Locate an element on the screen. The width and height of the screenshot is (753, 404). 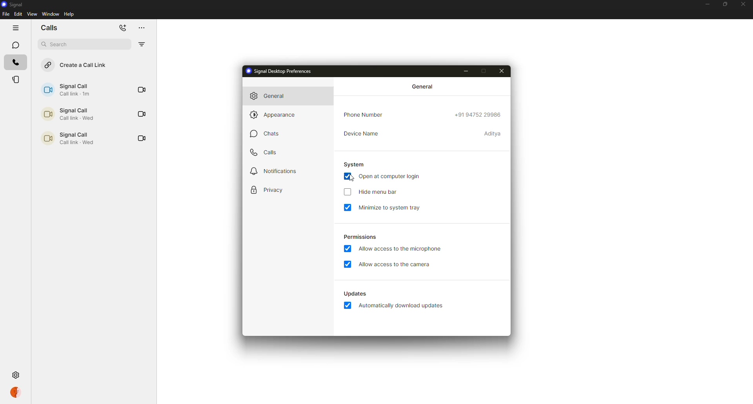
enabled is located at coordinates (349, 248).